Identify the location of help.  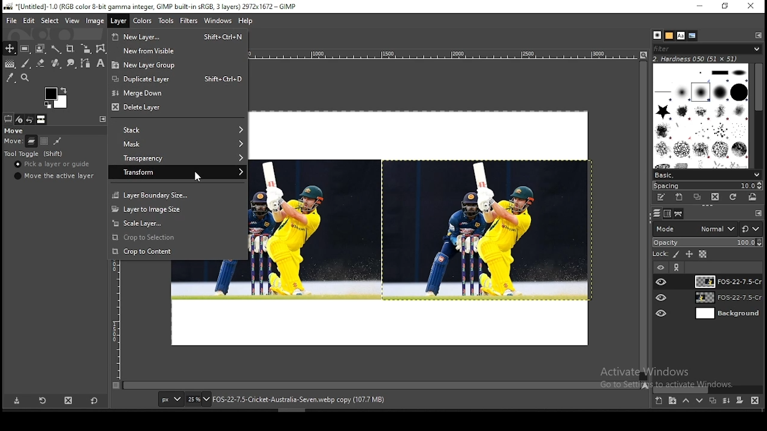
(246, 22).